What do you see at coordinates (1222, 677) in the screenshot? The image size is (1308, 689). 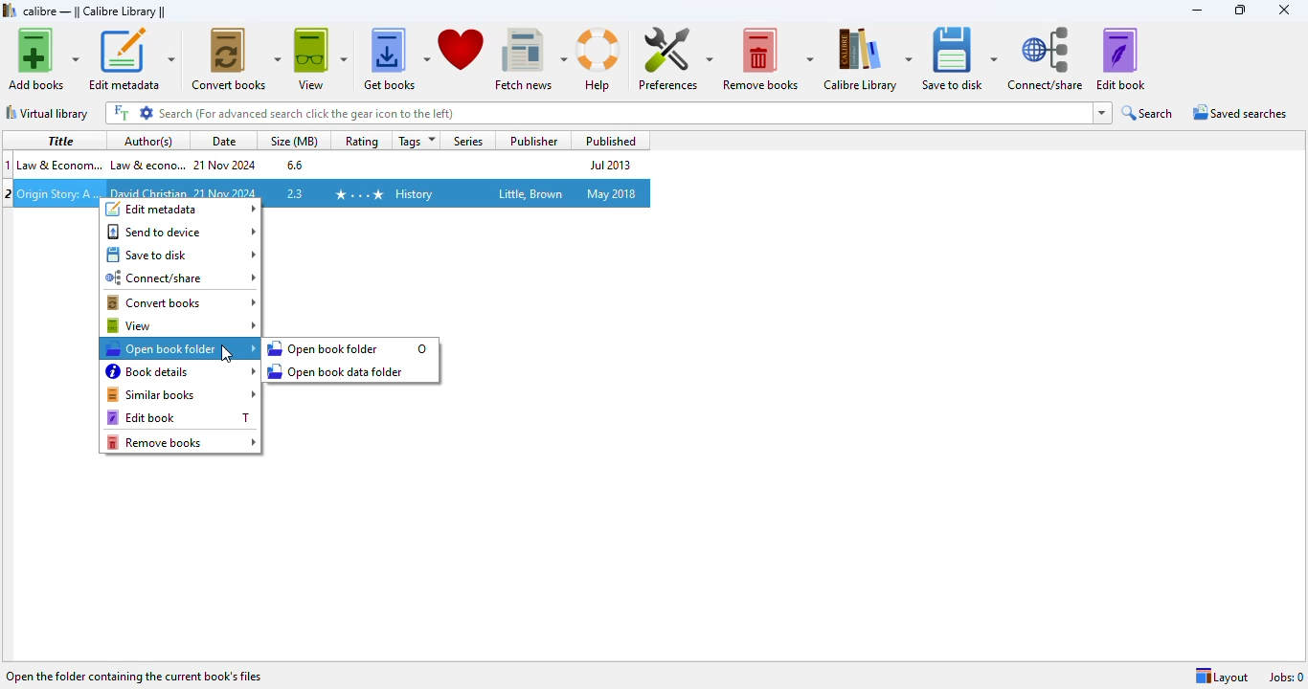 I see `layout` at bounding box center [1222, 677].